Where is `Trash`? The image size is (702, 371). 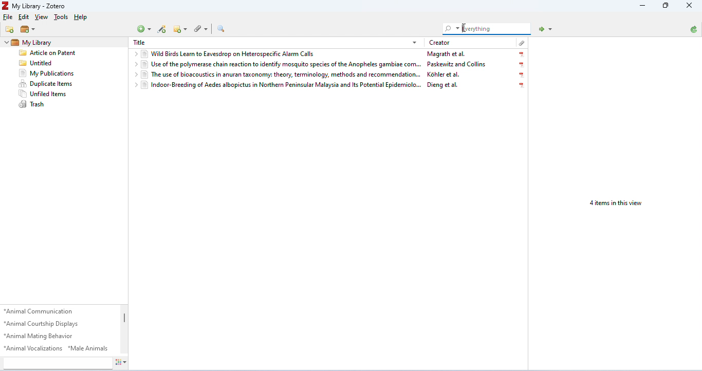 Trash is located at coordinates (56, 105).